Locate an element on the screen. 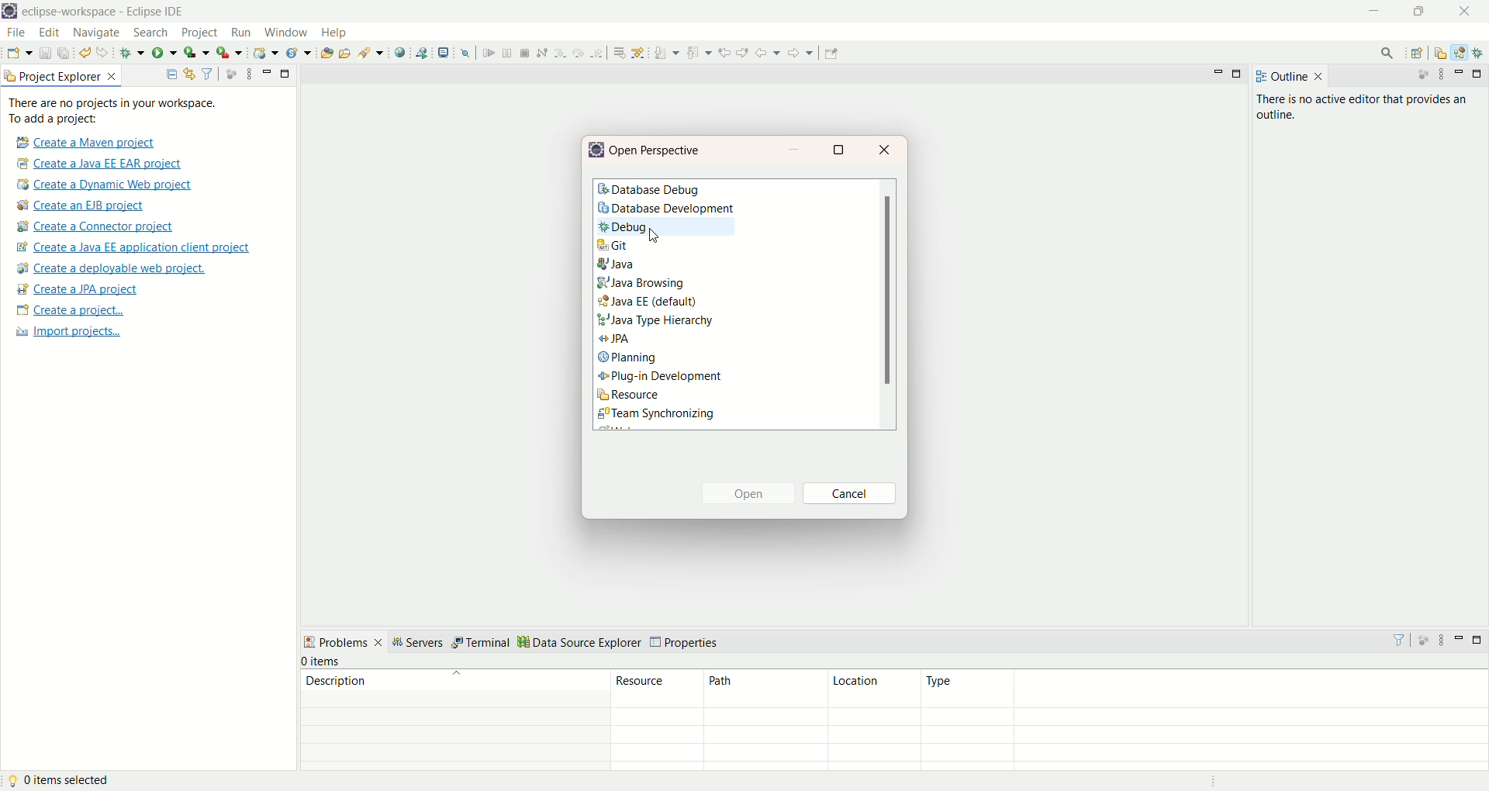  maximize is located at coordinates (1480, 641).